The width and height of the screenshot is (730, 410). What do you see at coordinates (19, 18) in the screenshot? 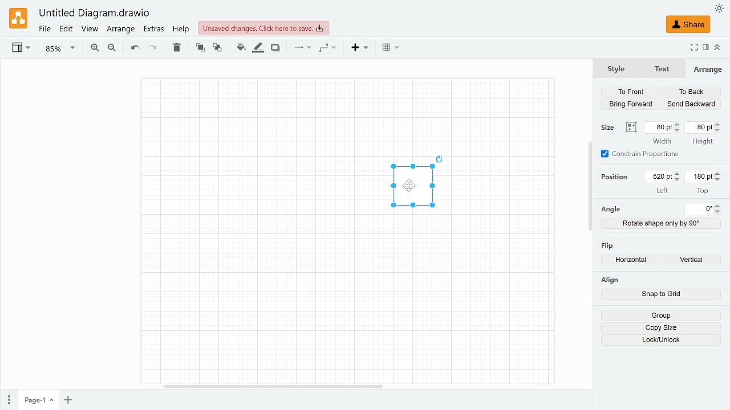
I see `Draw.io logo` at bounding box center [19, 18].